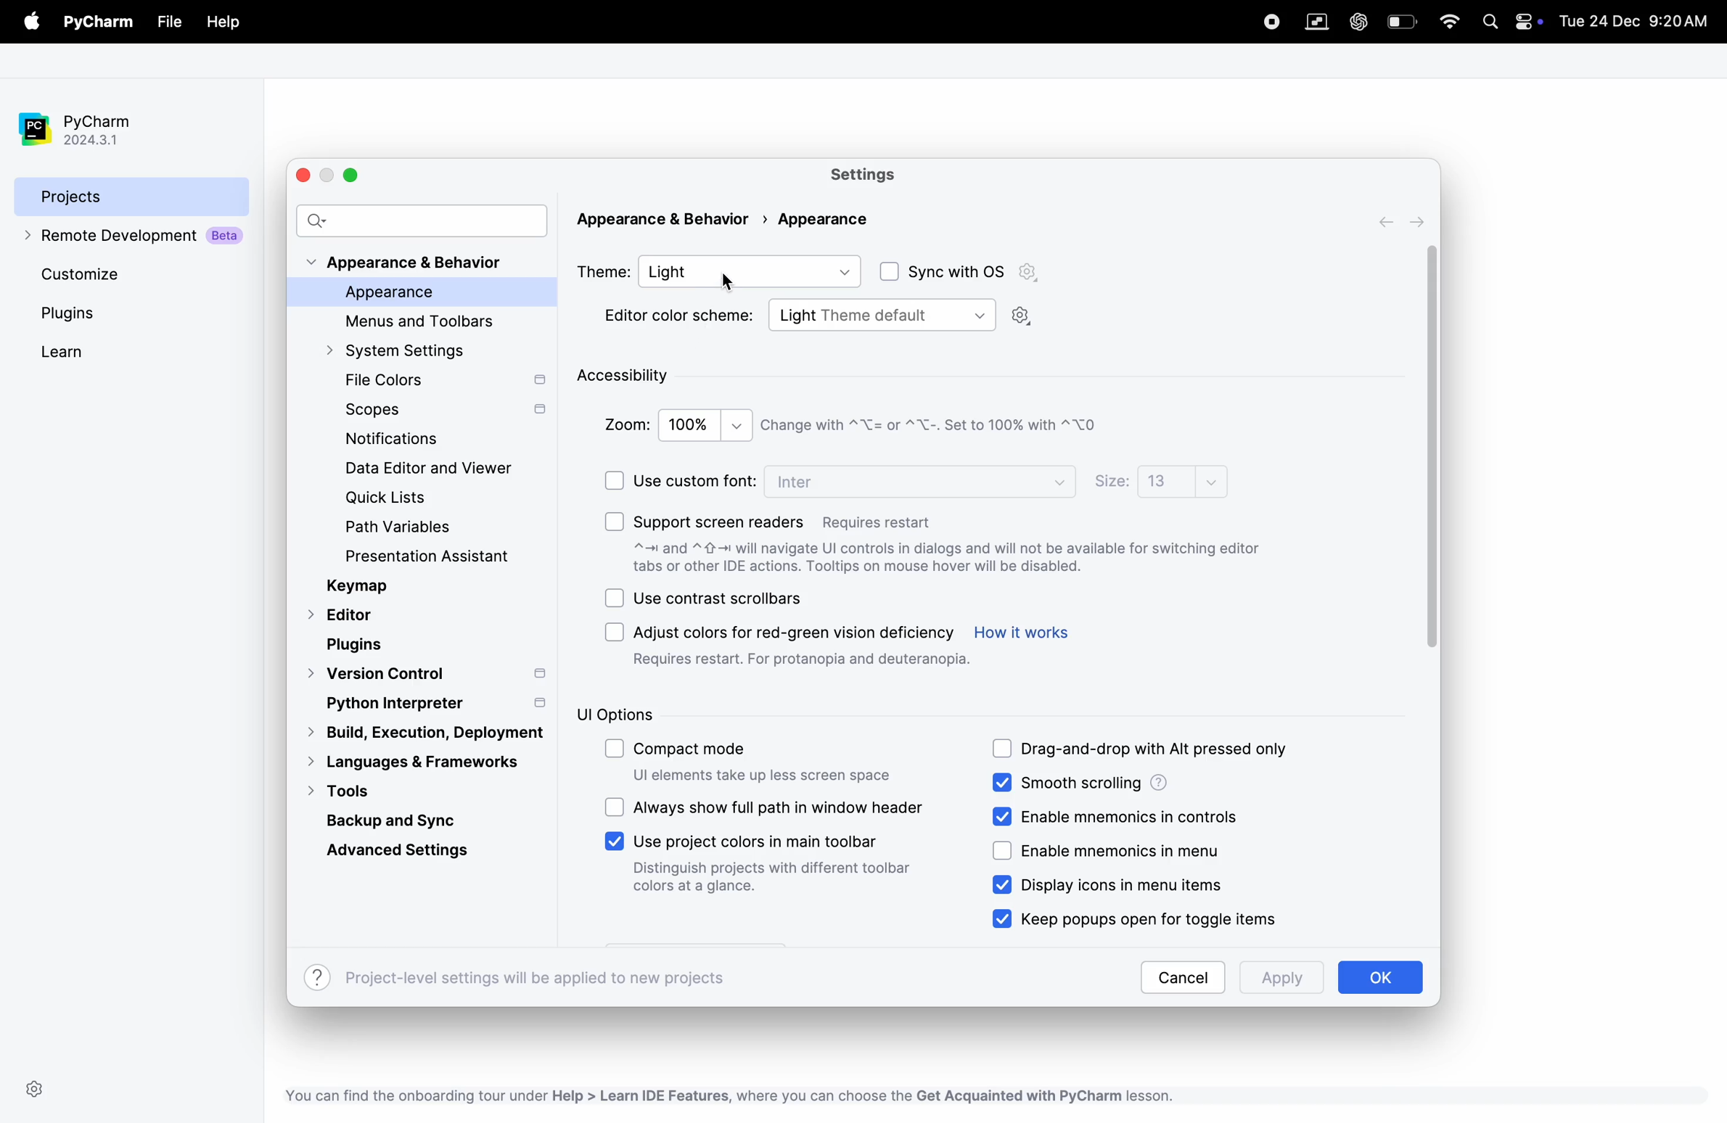 This screenshot has height=1123, width=1727. I want to click on Ok, so click(1378, 977).